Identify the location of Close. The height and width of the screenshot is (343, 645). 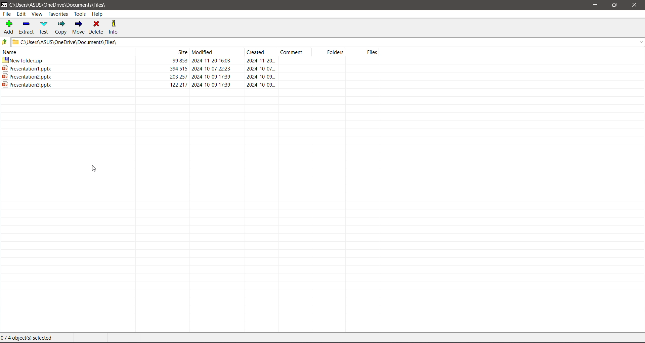
(635, 5).